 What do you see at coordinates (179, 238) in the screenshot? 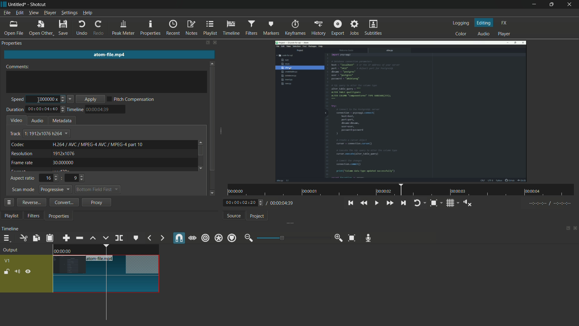
I see `snap` at bounding box center [179, 238].